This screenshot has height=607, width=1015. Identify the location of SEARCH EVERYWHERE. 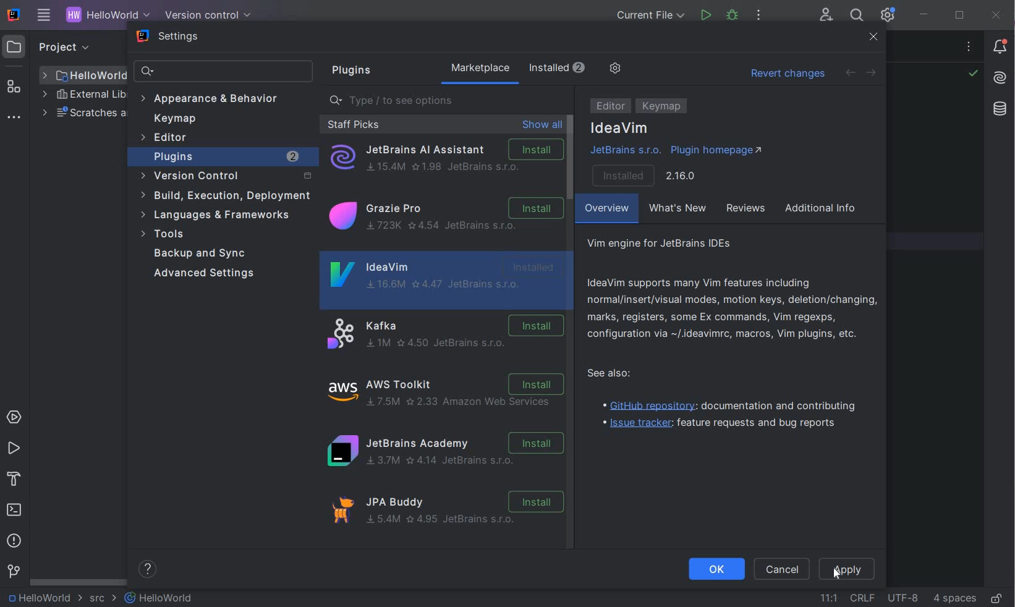
(856, 17).